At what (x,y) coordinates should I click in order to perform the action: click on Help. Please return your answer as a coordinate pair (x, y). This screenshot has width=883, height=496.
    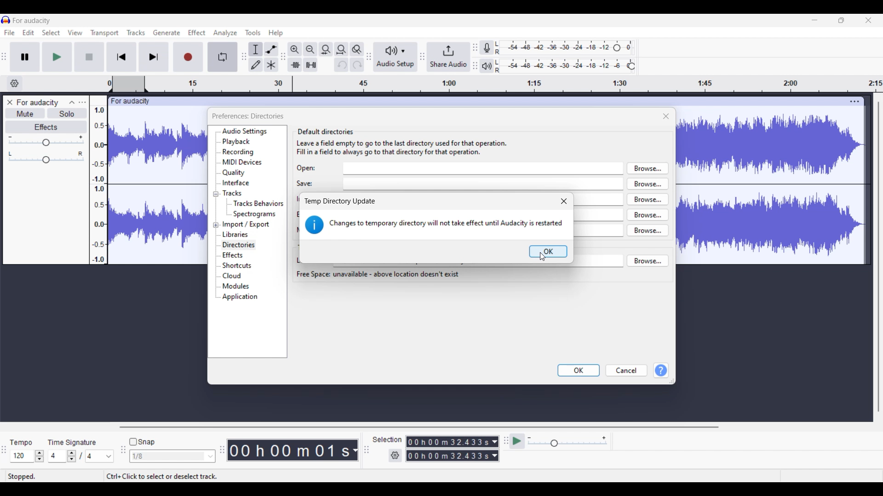
    Looking at the image, I should click on (661, 370).